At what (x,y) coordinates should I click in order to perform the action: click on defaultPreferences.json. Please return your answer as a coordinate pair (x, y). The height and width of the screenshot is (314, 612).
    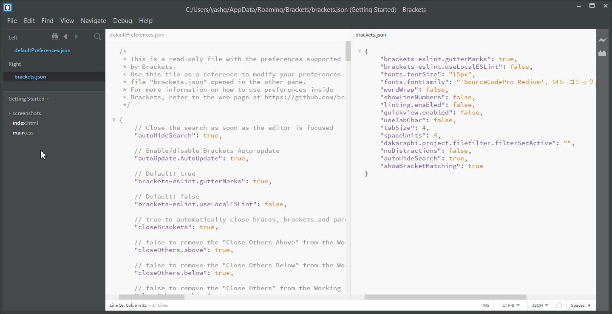
    Looking at the image, I should click on (139, 34).